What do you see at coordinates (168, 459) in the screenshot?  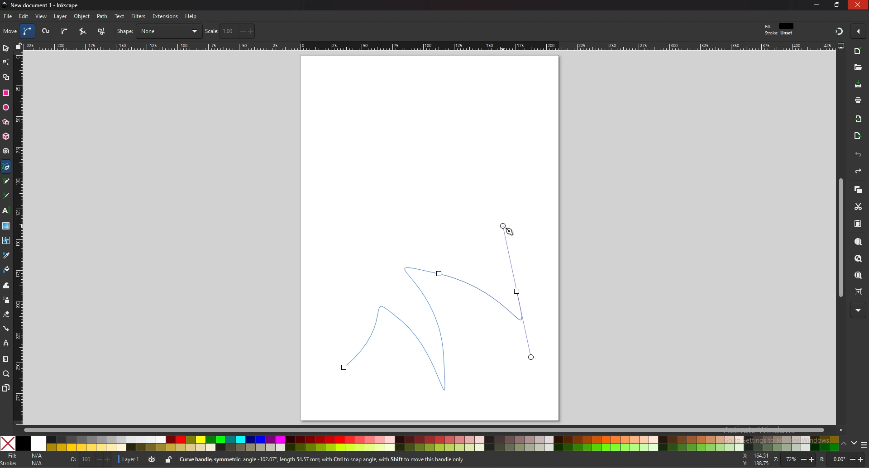 I see `lock` at bounding box center [168, 459].